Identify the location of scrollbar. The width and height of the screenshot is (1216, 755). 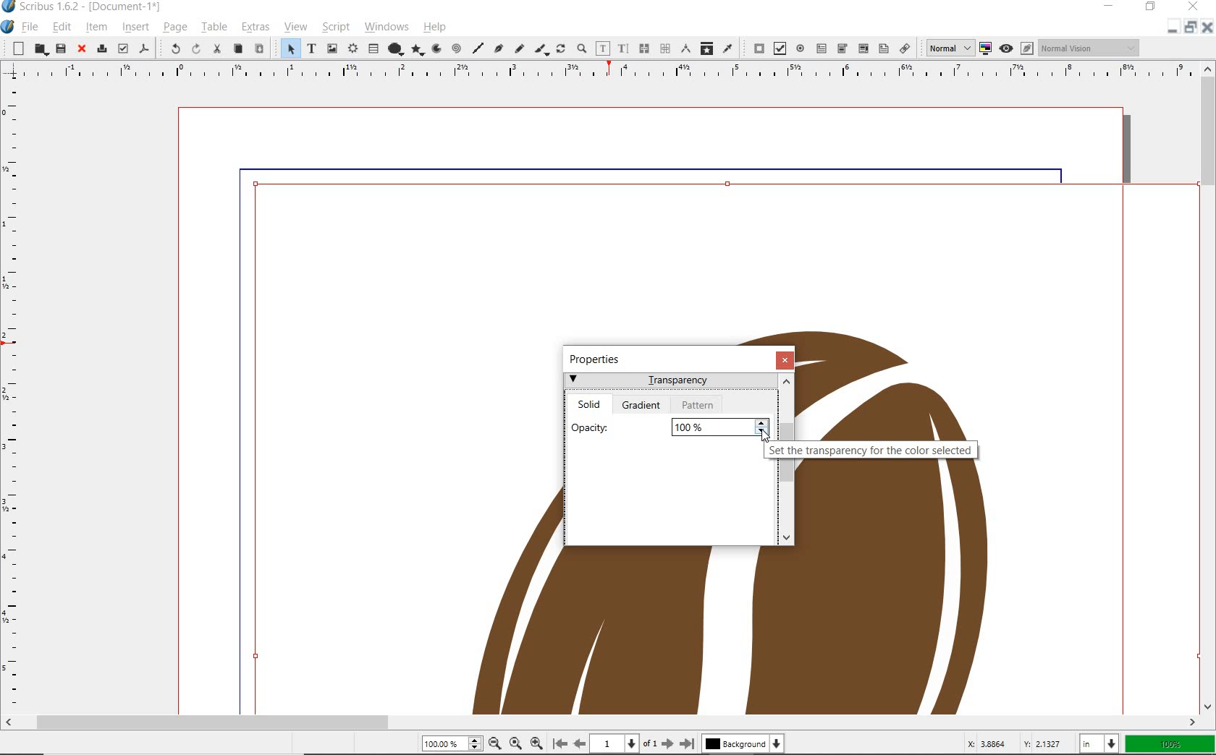
(1209, 388).